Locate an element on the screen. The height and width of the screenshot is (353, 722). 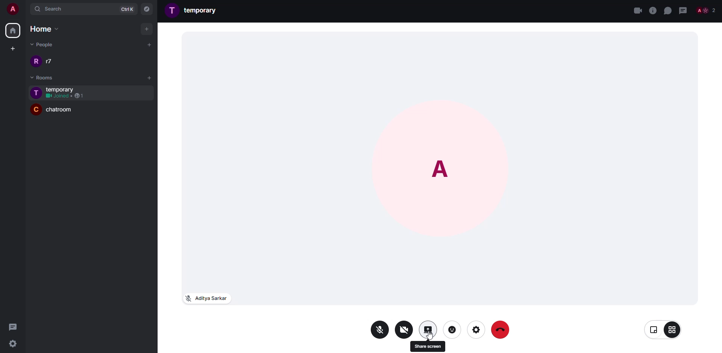
video off is located at coordinates (404, 329).